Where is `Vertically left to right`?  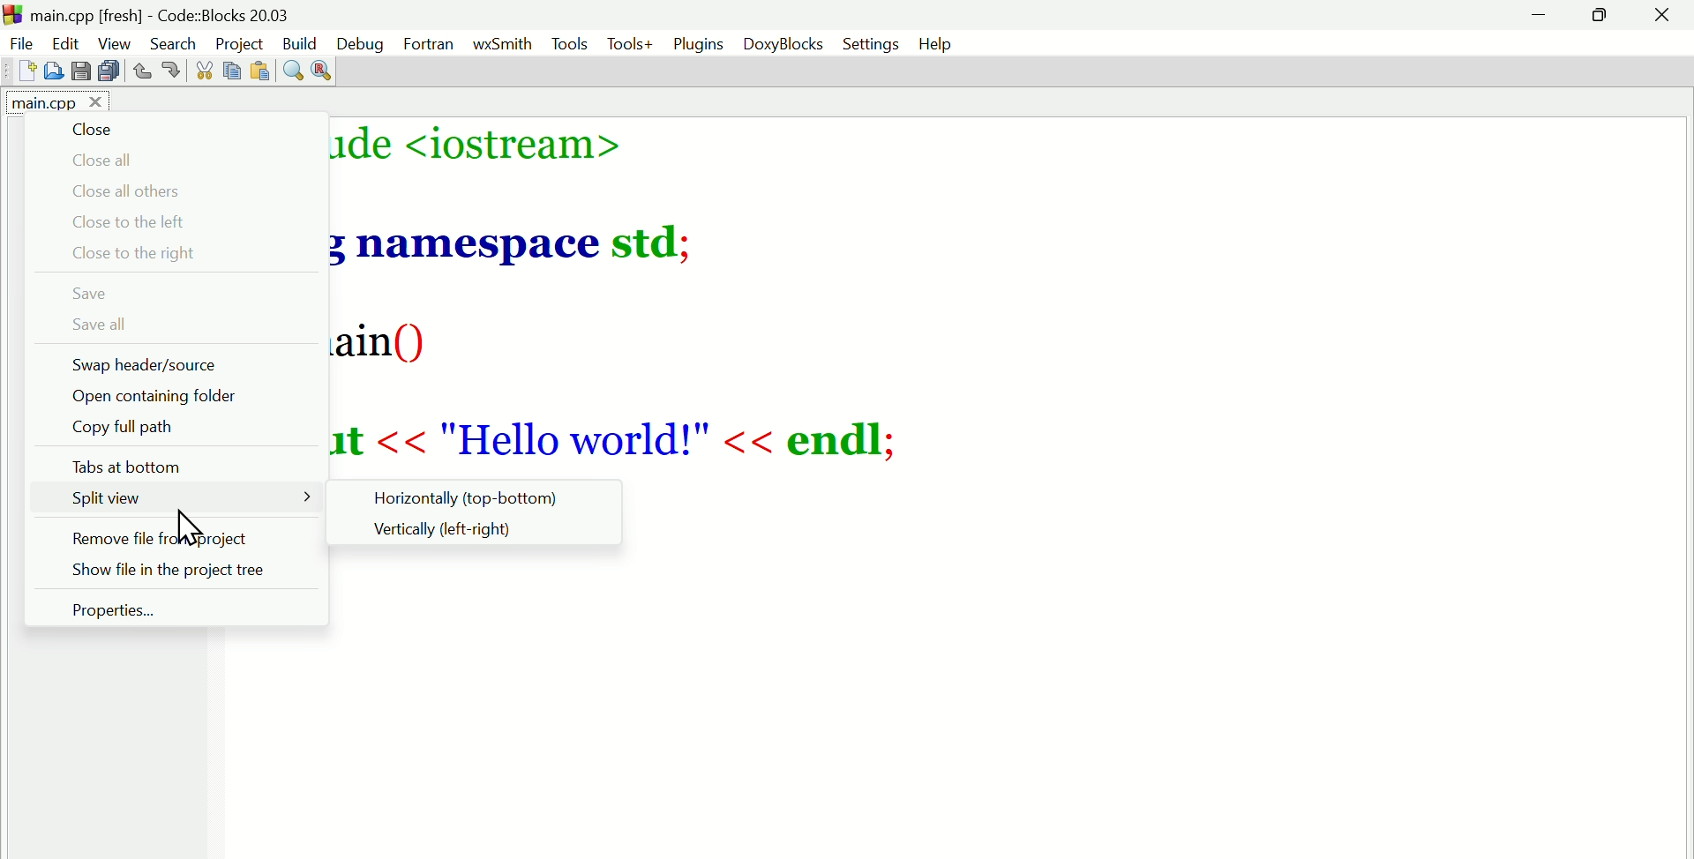 Vertically left to right is located at coordinates (458, 534).